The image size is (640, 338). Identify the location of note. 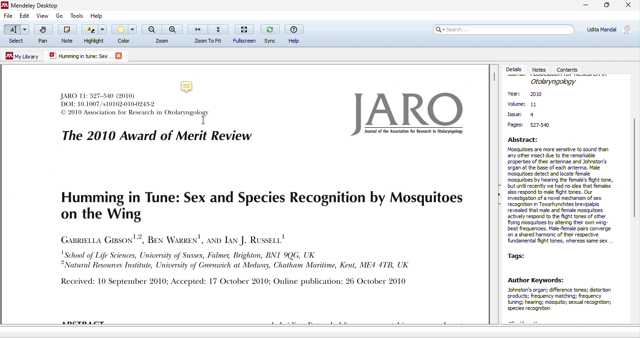
(189, 86).